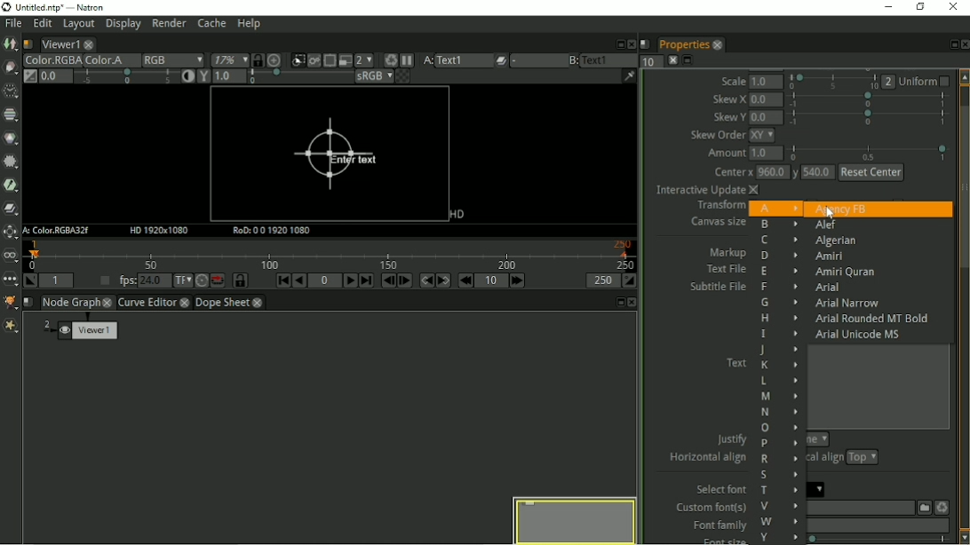  I want to click on Viewer 1, so click(83, 332).